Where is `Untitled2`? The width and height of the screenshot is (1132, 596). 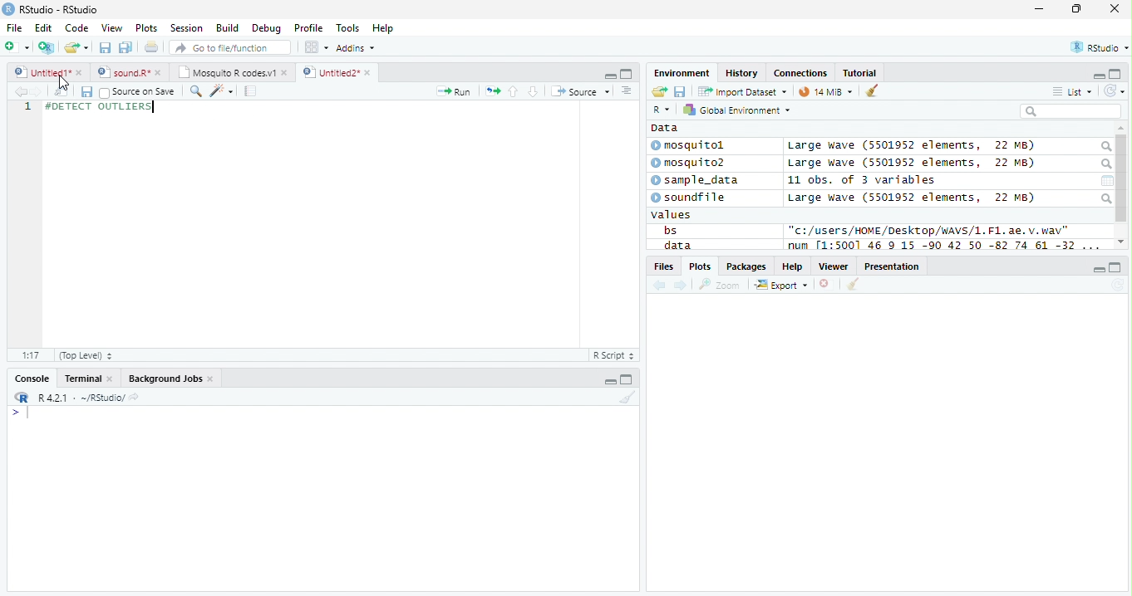
Untitled2 is located at coordinates (337, 73).